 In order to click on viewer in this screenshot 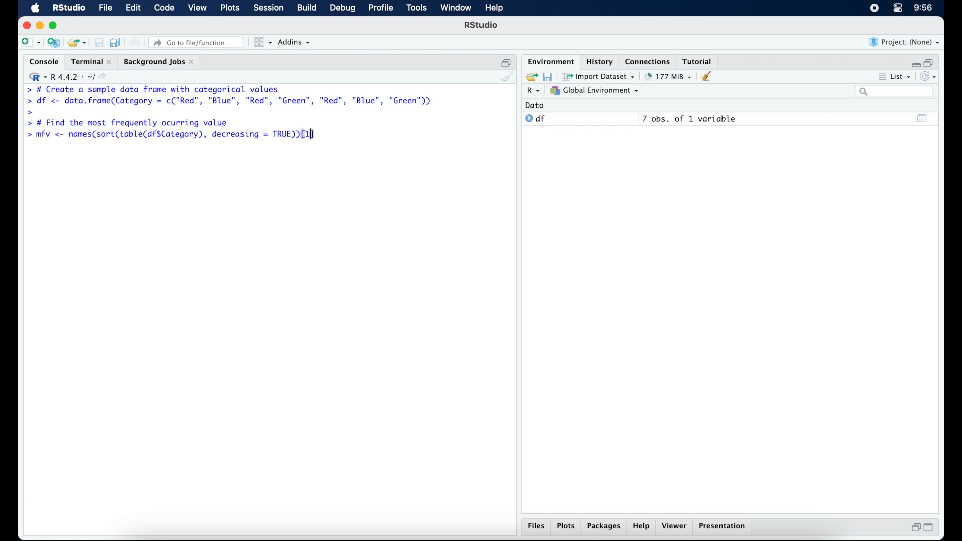, I will do `click(675, 527)`.